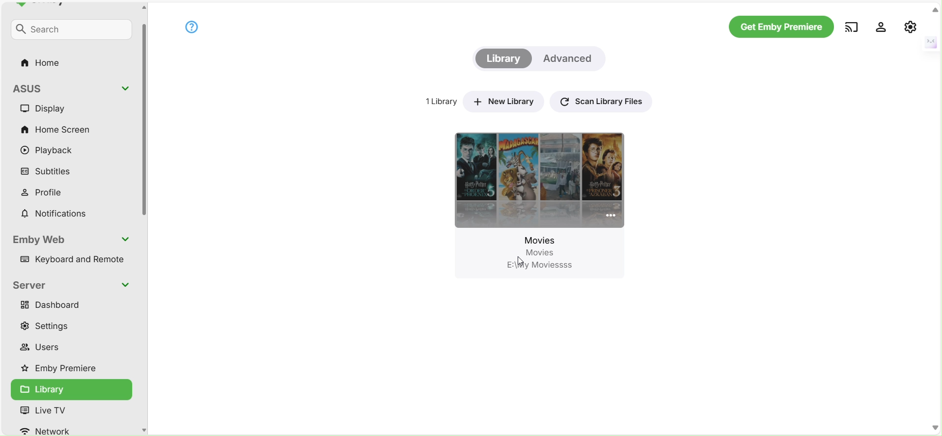  What do you see at coordinates (524, 260) in the screenshot?
I see `cursor` at bounding box center [524, 260].